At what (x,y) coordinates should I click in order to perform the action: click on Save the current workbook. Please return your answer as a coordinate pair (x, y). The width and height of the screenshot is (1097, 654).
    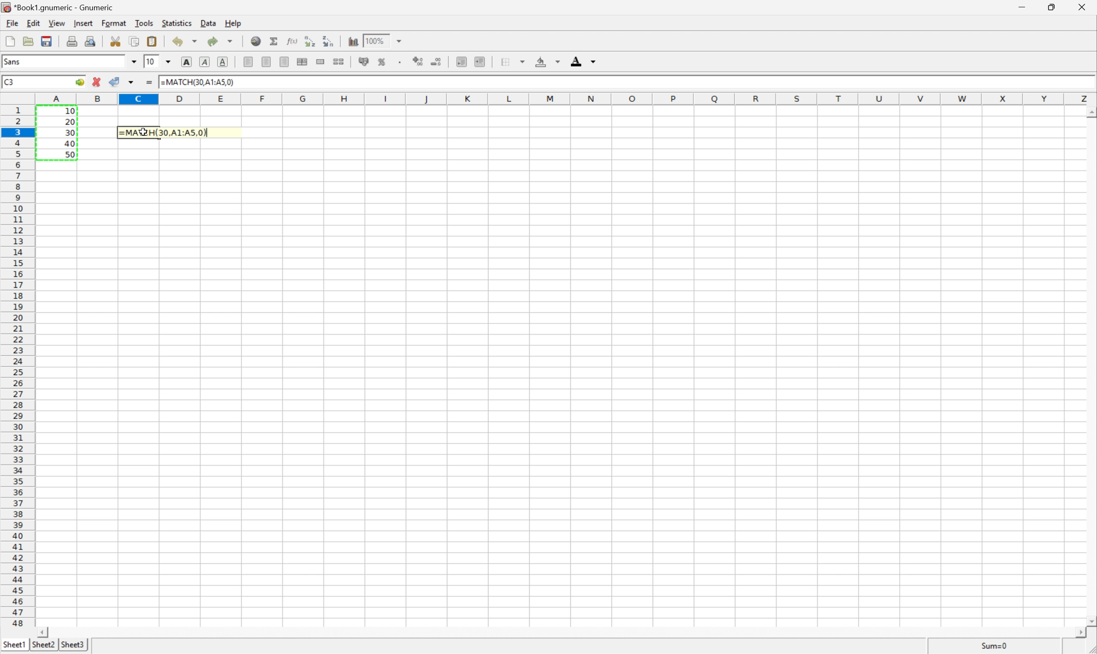
    Looking at the image, I should click on (47, 40).